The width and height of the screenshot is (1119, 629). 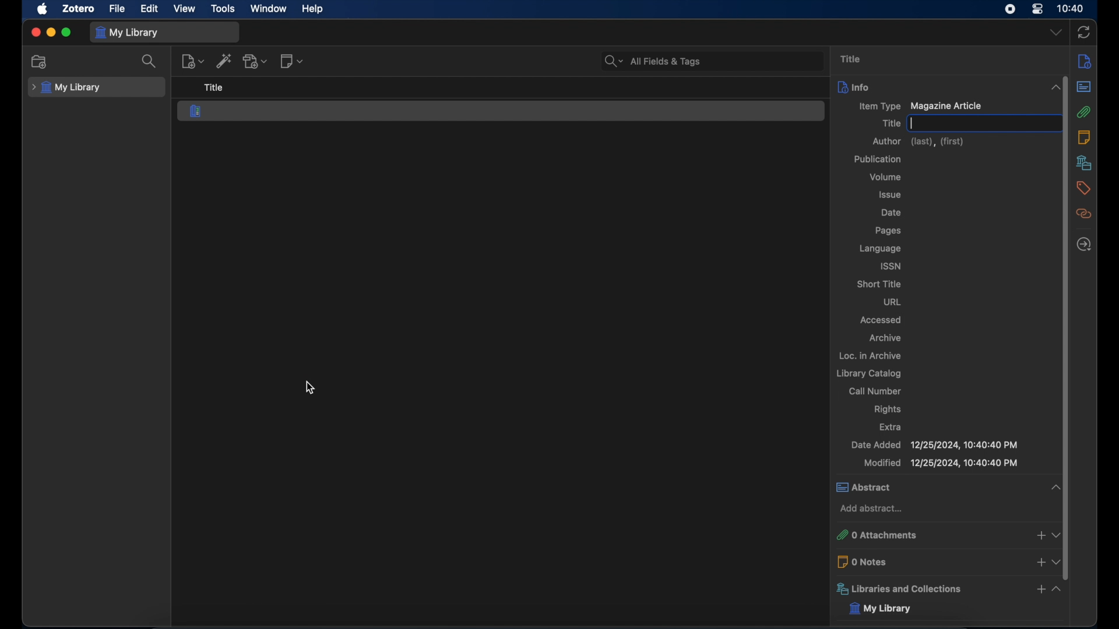 What do you see at coordinates (892, 302) in the screenshot?
I see `url` at bounding box center [892, 302].